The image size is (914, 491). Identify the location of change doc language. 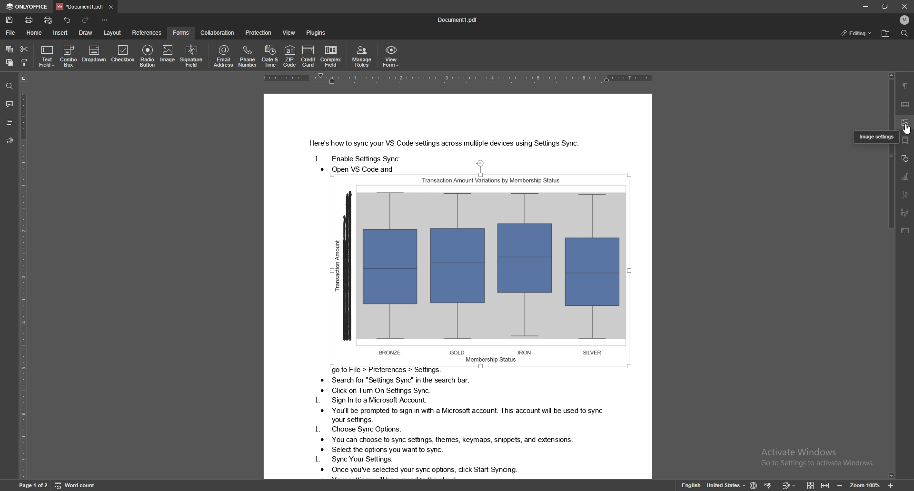
(755, 485).